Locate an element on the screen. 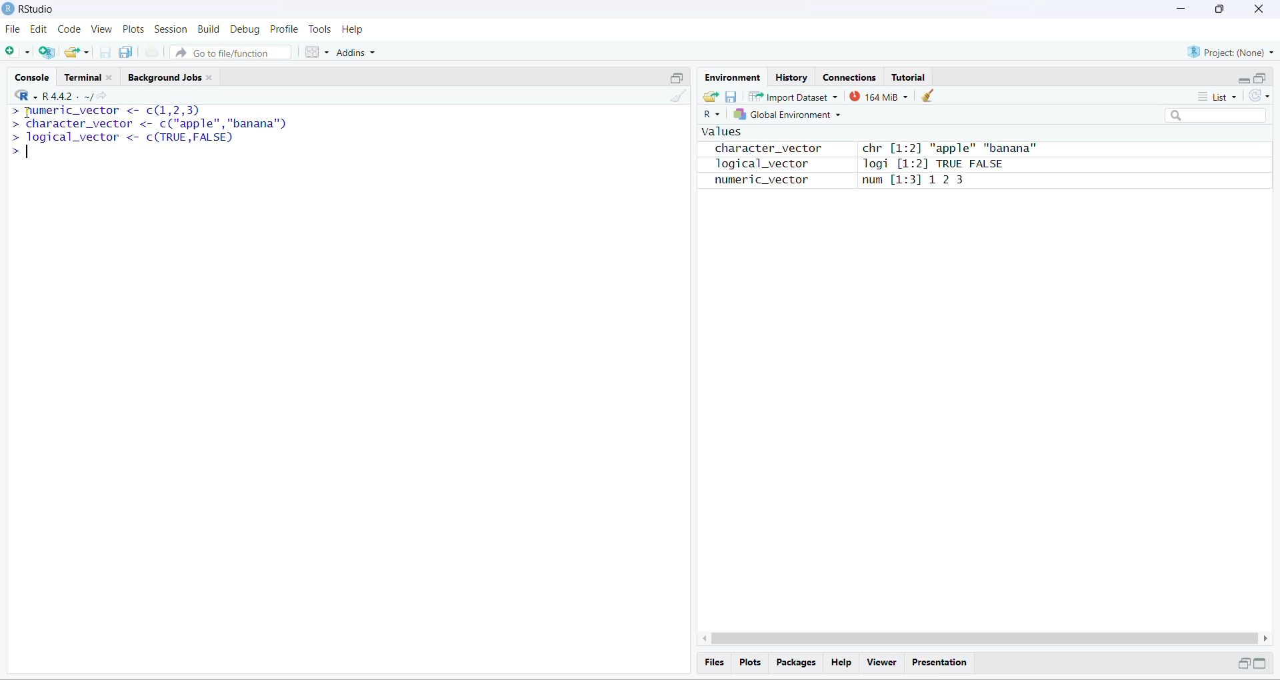 The height and width of the screenshot is (680, 1280). workspace panes is located at coordinates (316, 52).